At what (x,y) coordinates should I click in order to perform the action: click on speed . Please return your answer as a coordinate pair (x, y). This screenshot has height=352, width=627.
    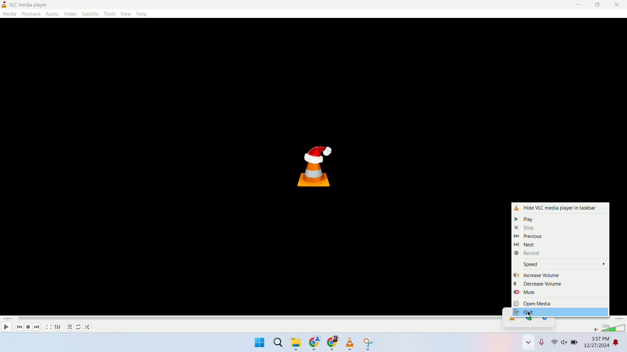
    Looking at the image, I should click on (561, 264).